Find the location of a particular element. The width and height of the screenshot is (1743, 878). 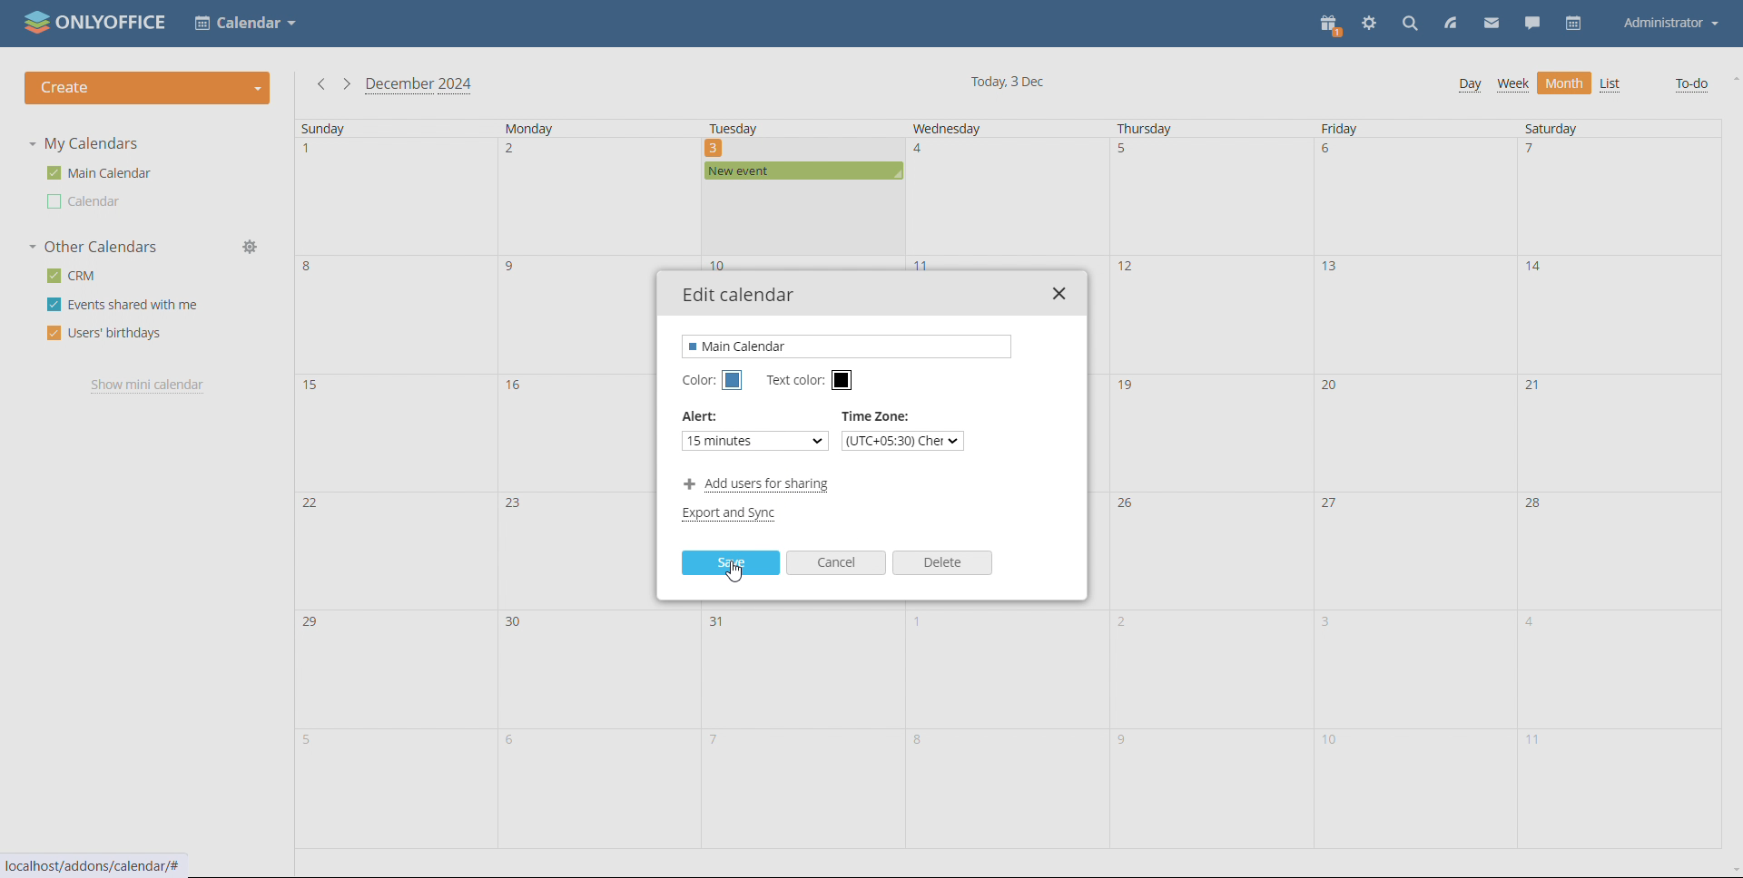

settings is located at coordinates (1370, 24).